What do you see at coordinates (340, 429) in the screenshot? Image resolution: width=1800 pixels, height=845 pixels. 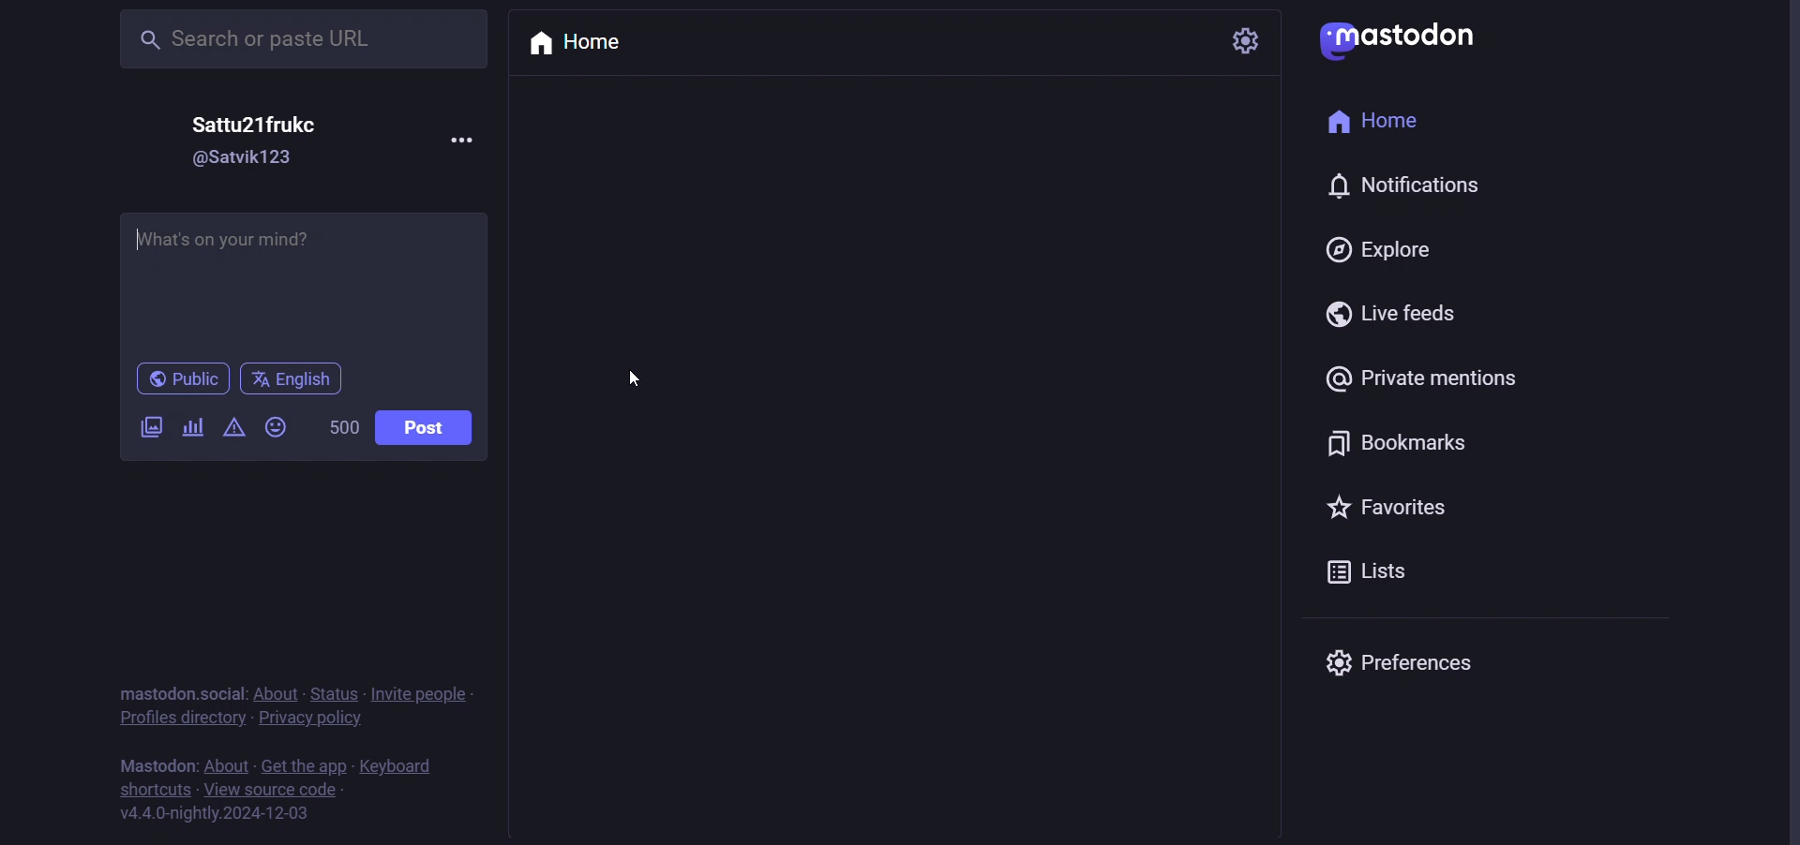 I see `word limit` at bounding box center [340, 429].